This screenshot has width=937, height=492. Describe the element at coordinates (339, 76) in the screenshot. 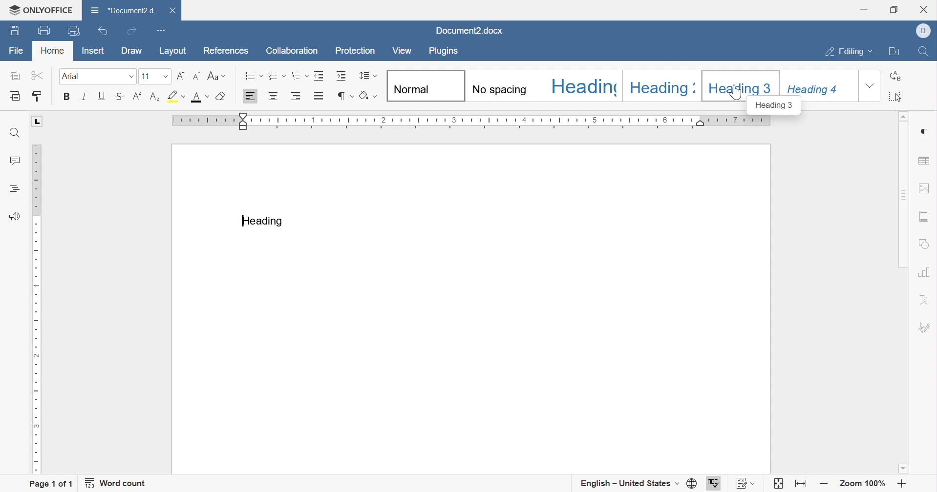

I see `Increase Indent` at that location.